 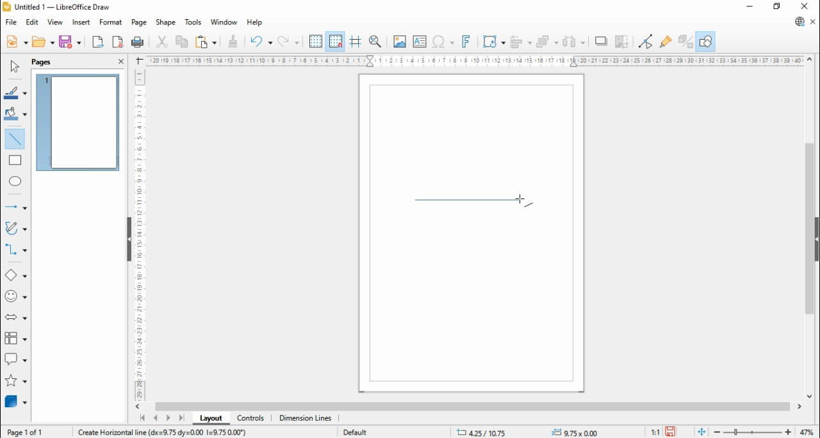 What do you see at coordinates (306, 419) in the screenshot?
I see `dimension lines` at bounding box center [306, 419].